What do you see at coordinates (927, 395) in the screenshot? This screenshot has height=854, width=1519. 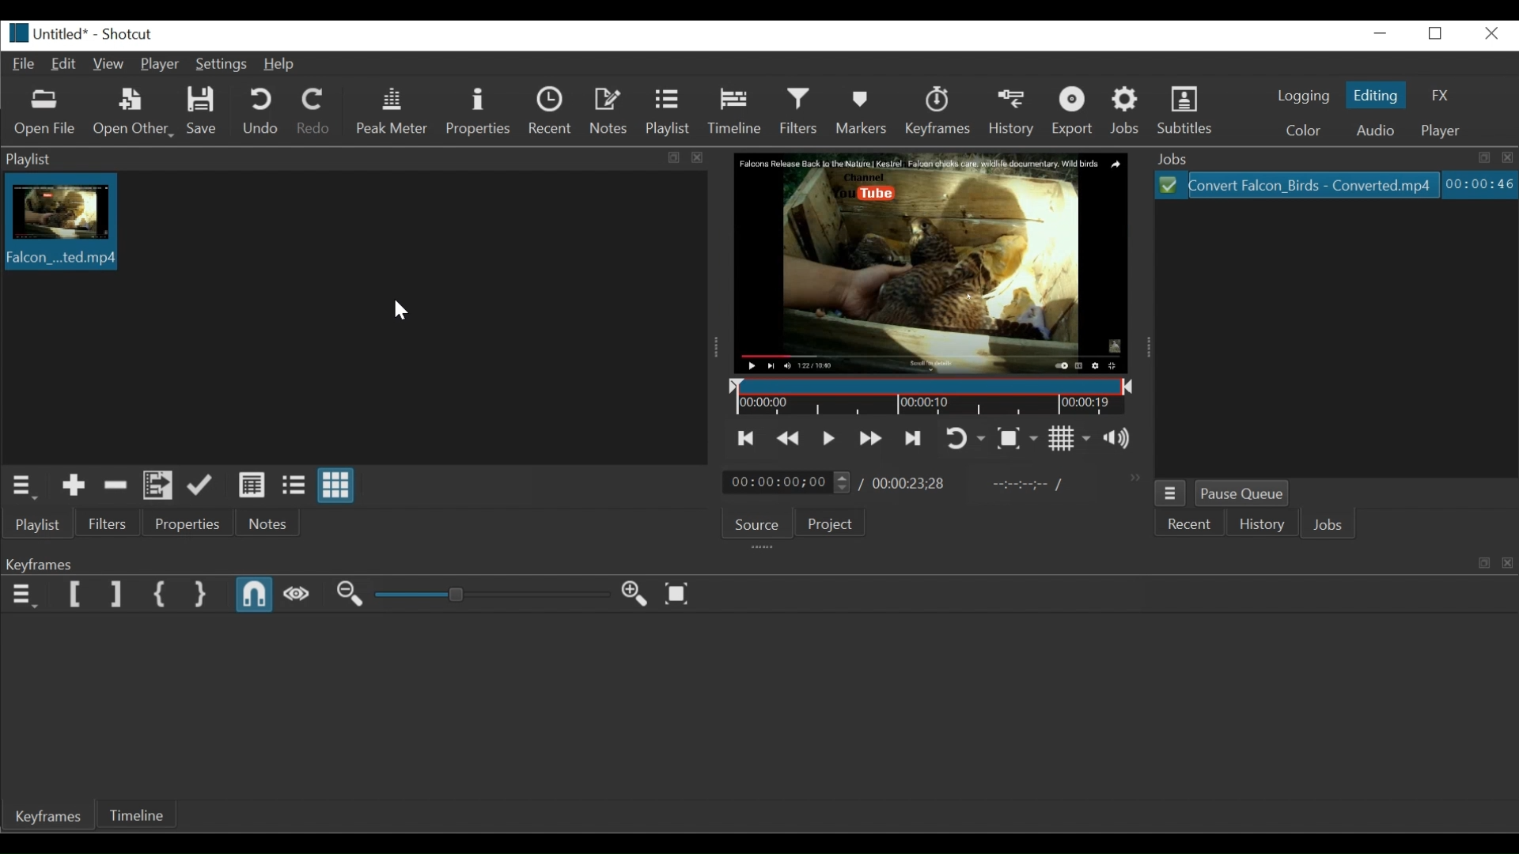 I see `Timeline` at bounding box center [927, 395].